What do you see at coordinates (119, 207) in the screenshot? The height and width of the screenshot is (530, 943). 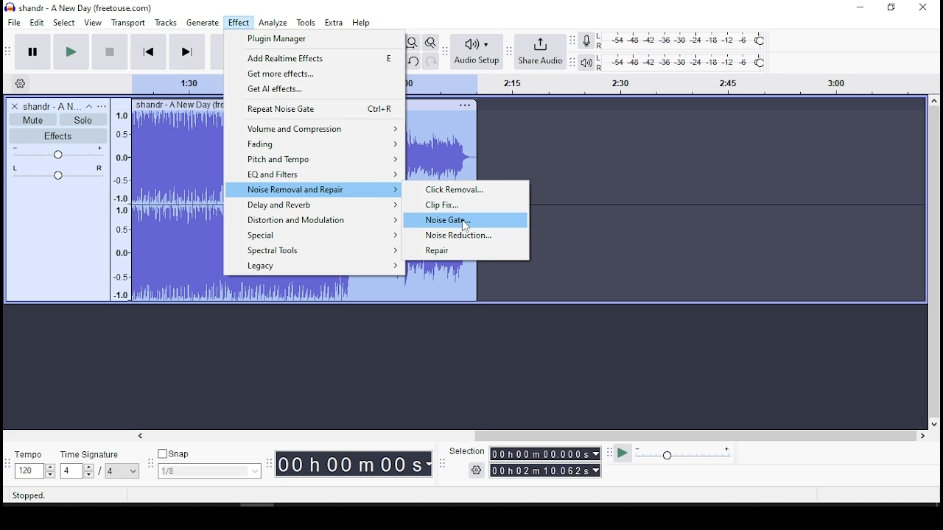 I see `frequency scale` at bounding box center [119, 207].